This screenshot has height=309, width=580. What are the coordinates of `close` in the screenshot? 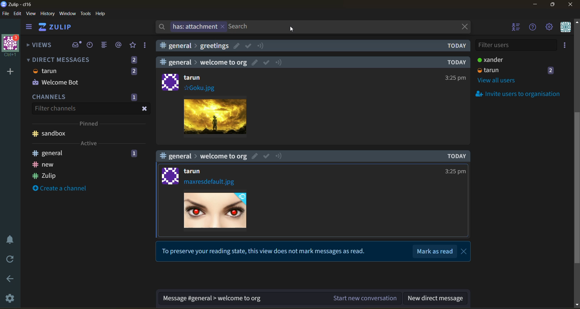 It's located at (464, 26).